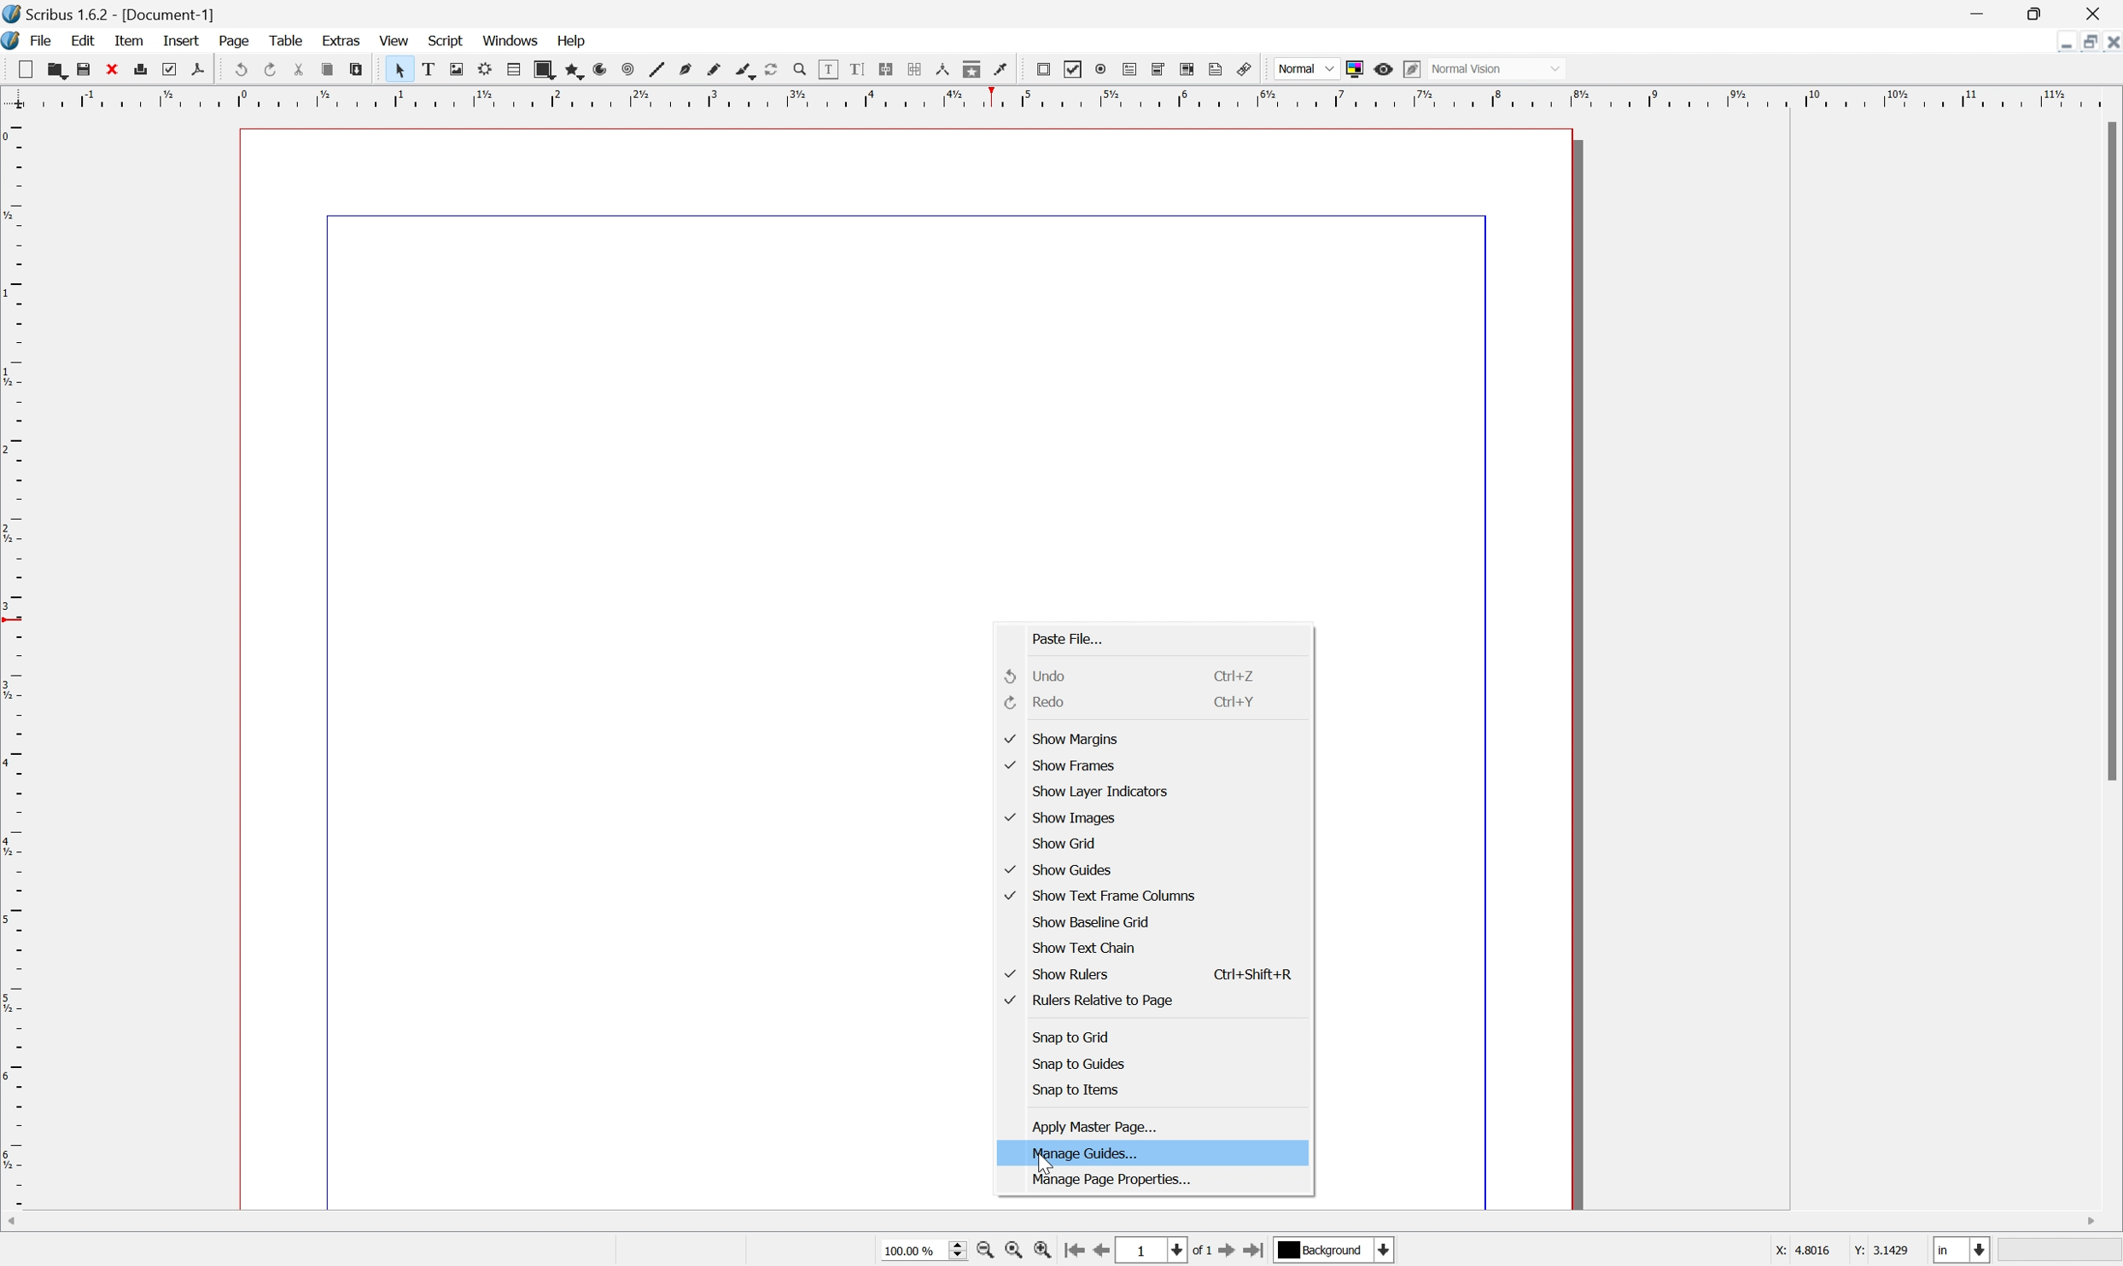 The height and width of the screenshot is (1266, 2123). Describe the element at coordinates (1306, 68) in the screenshot. I see `normal` at that location.